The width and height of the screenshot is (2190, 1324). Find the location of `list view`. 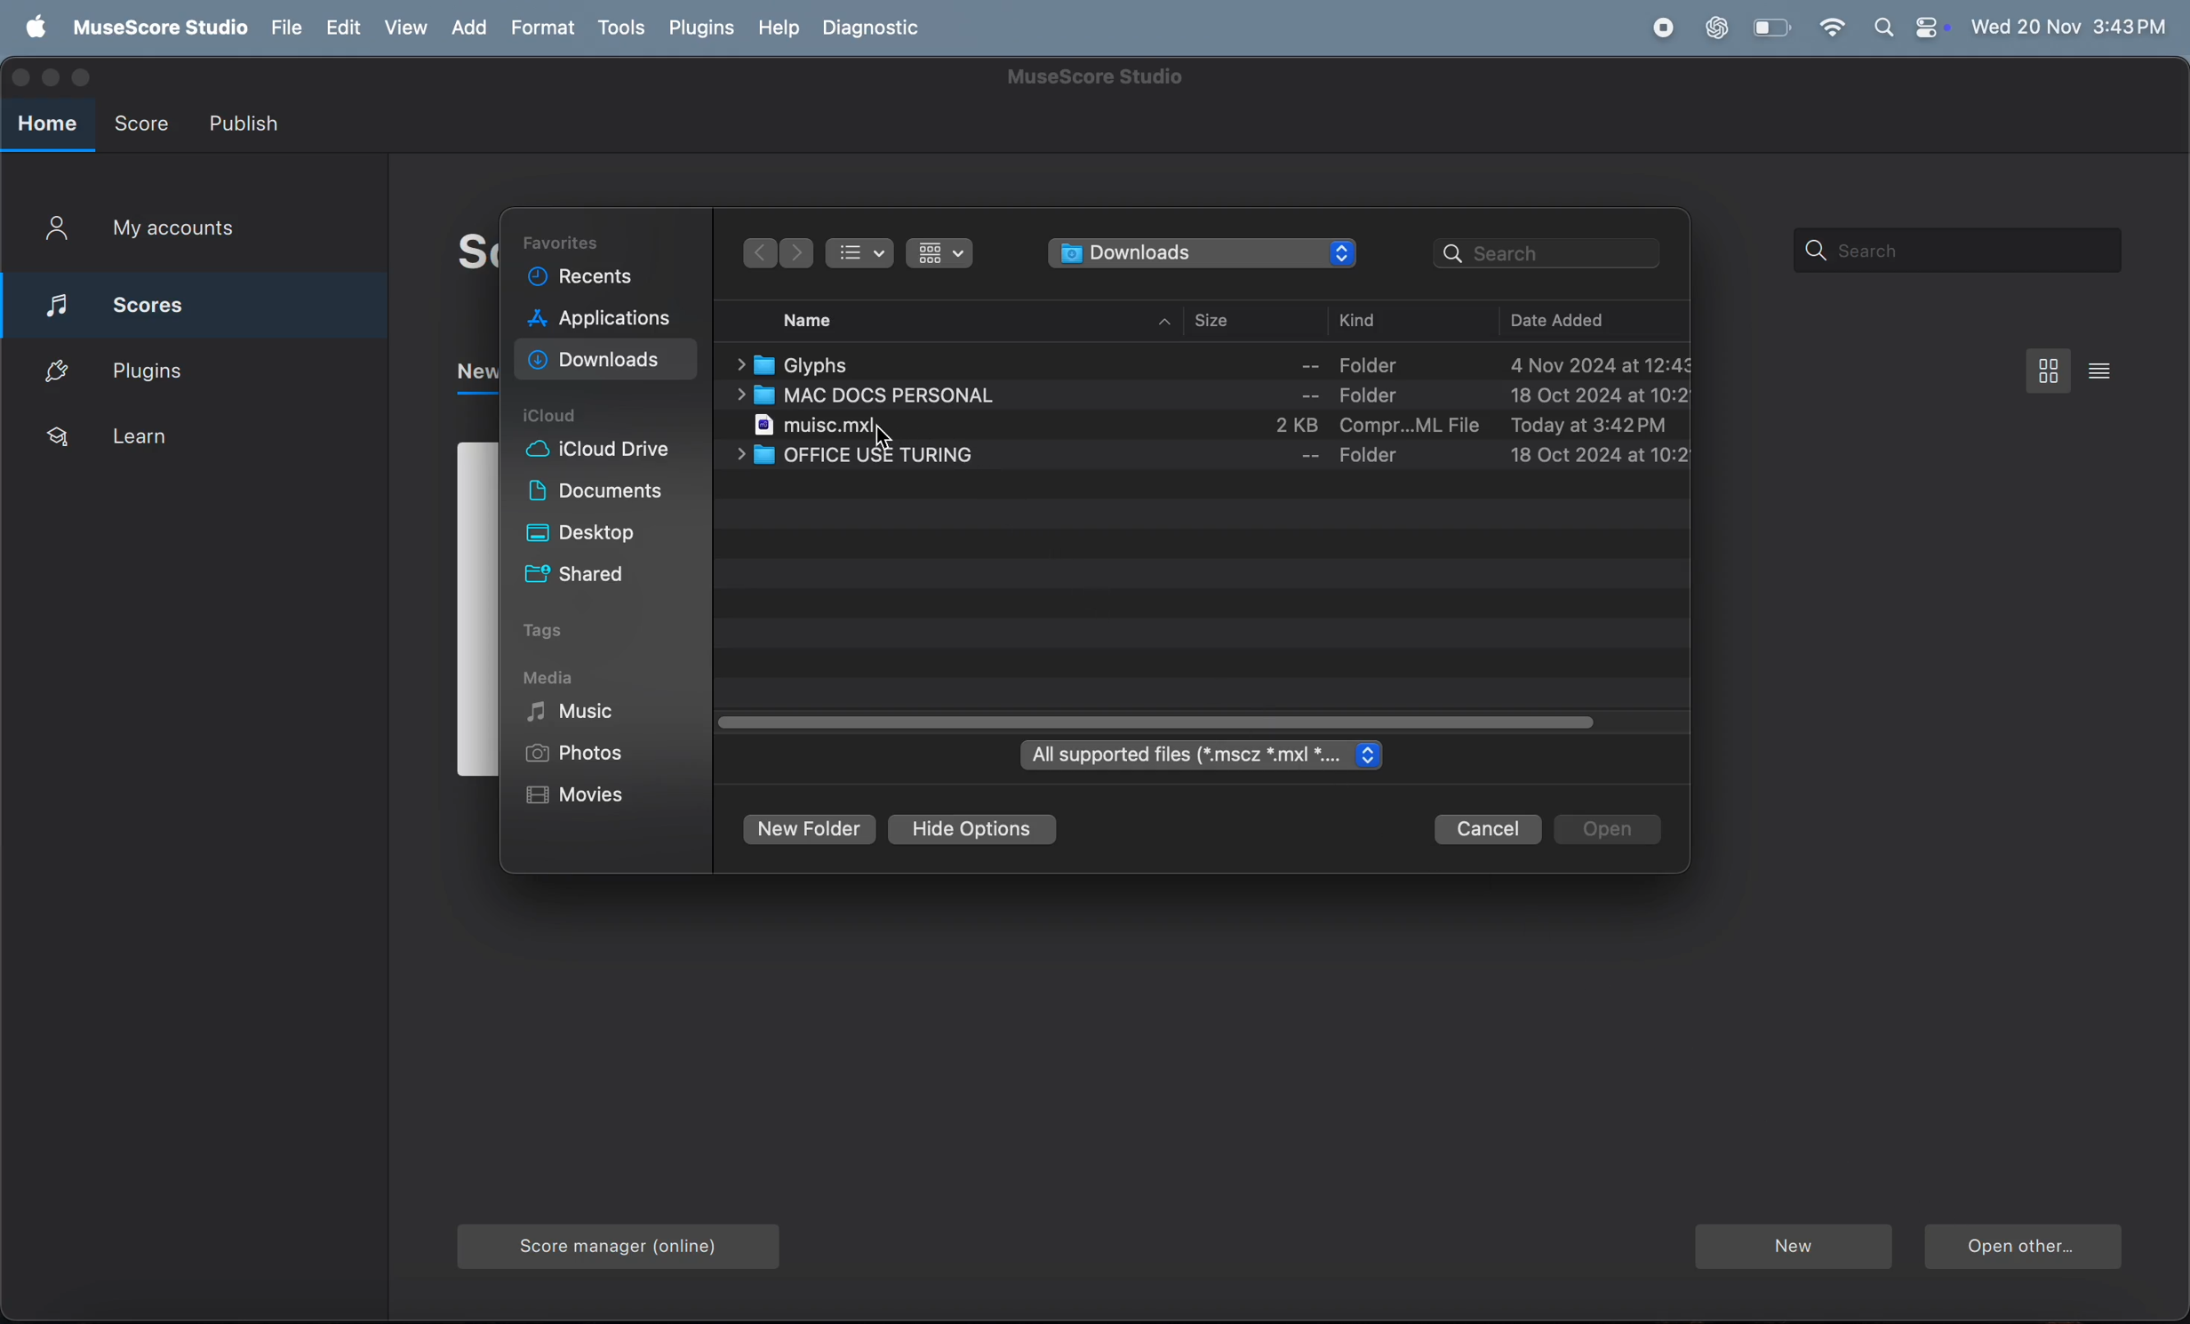

list view is located at coordinates (2101, 370).